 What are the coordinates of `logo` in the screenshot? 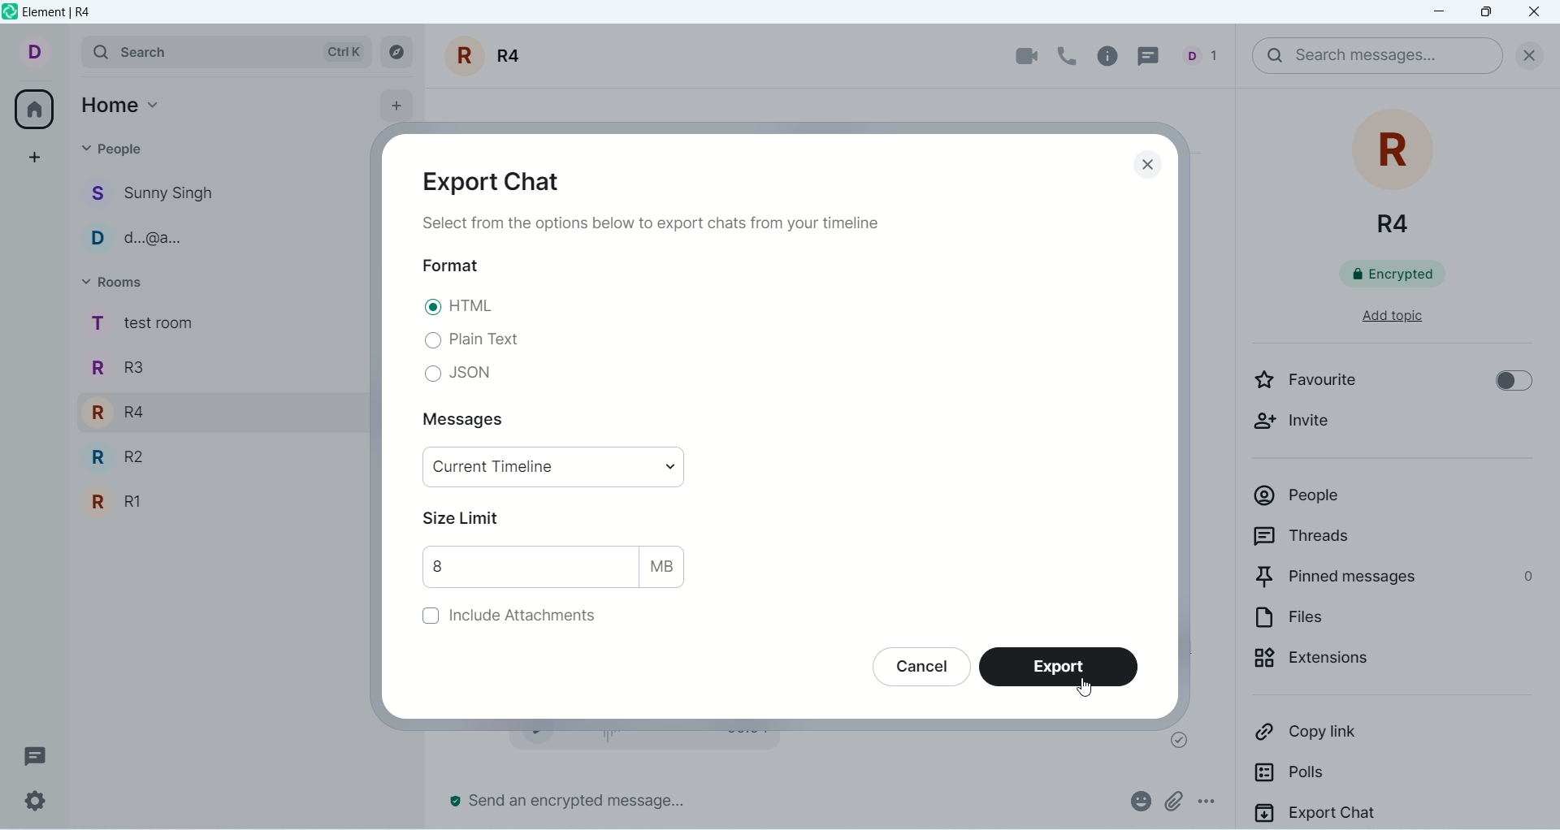 It's located at (10, 11).